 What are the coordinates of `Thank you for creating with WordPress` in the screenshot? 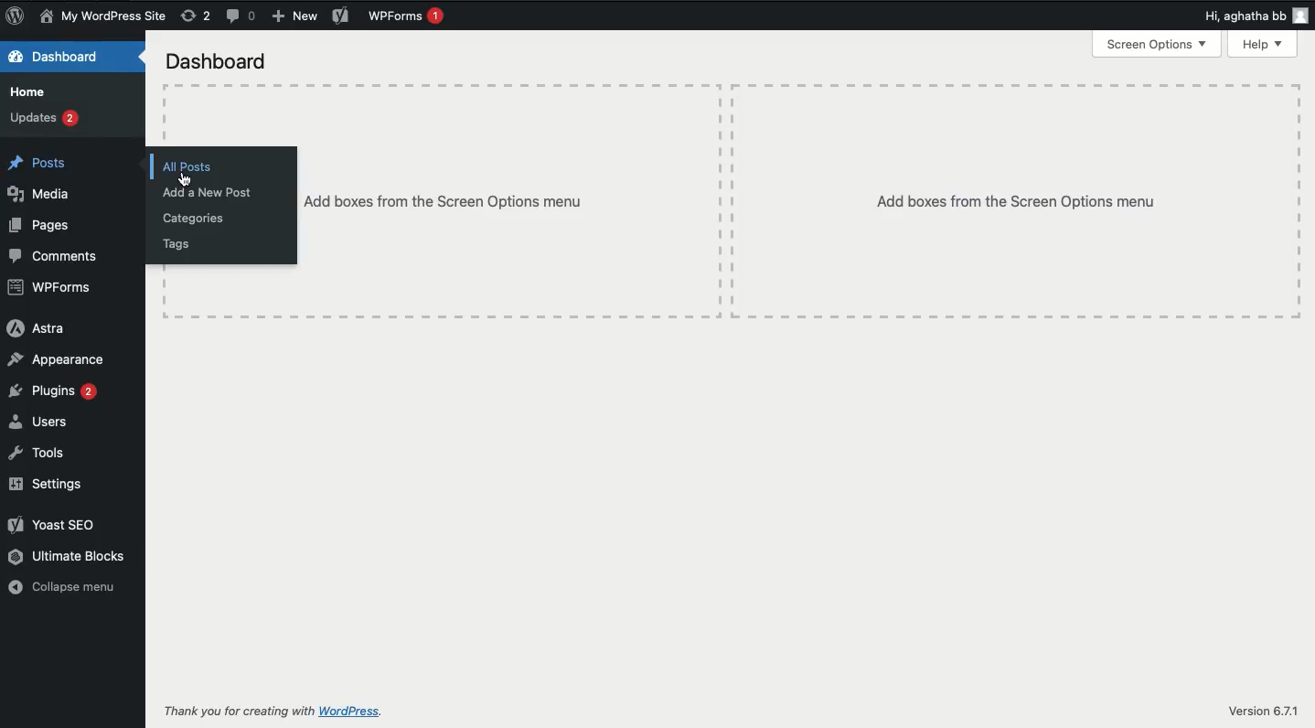 It's located at (237, 710).